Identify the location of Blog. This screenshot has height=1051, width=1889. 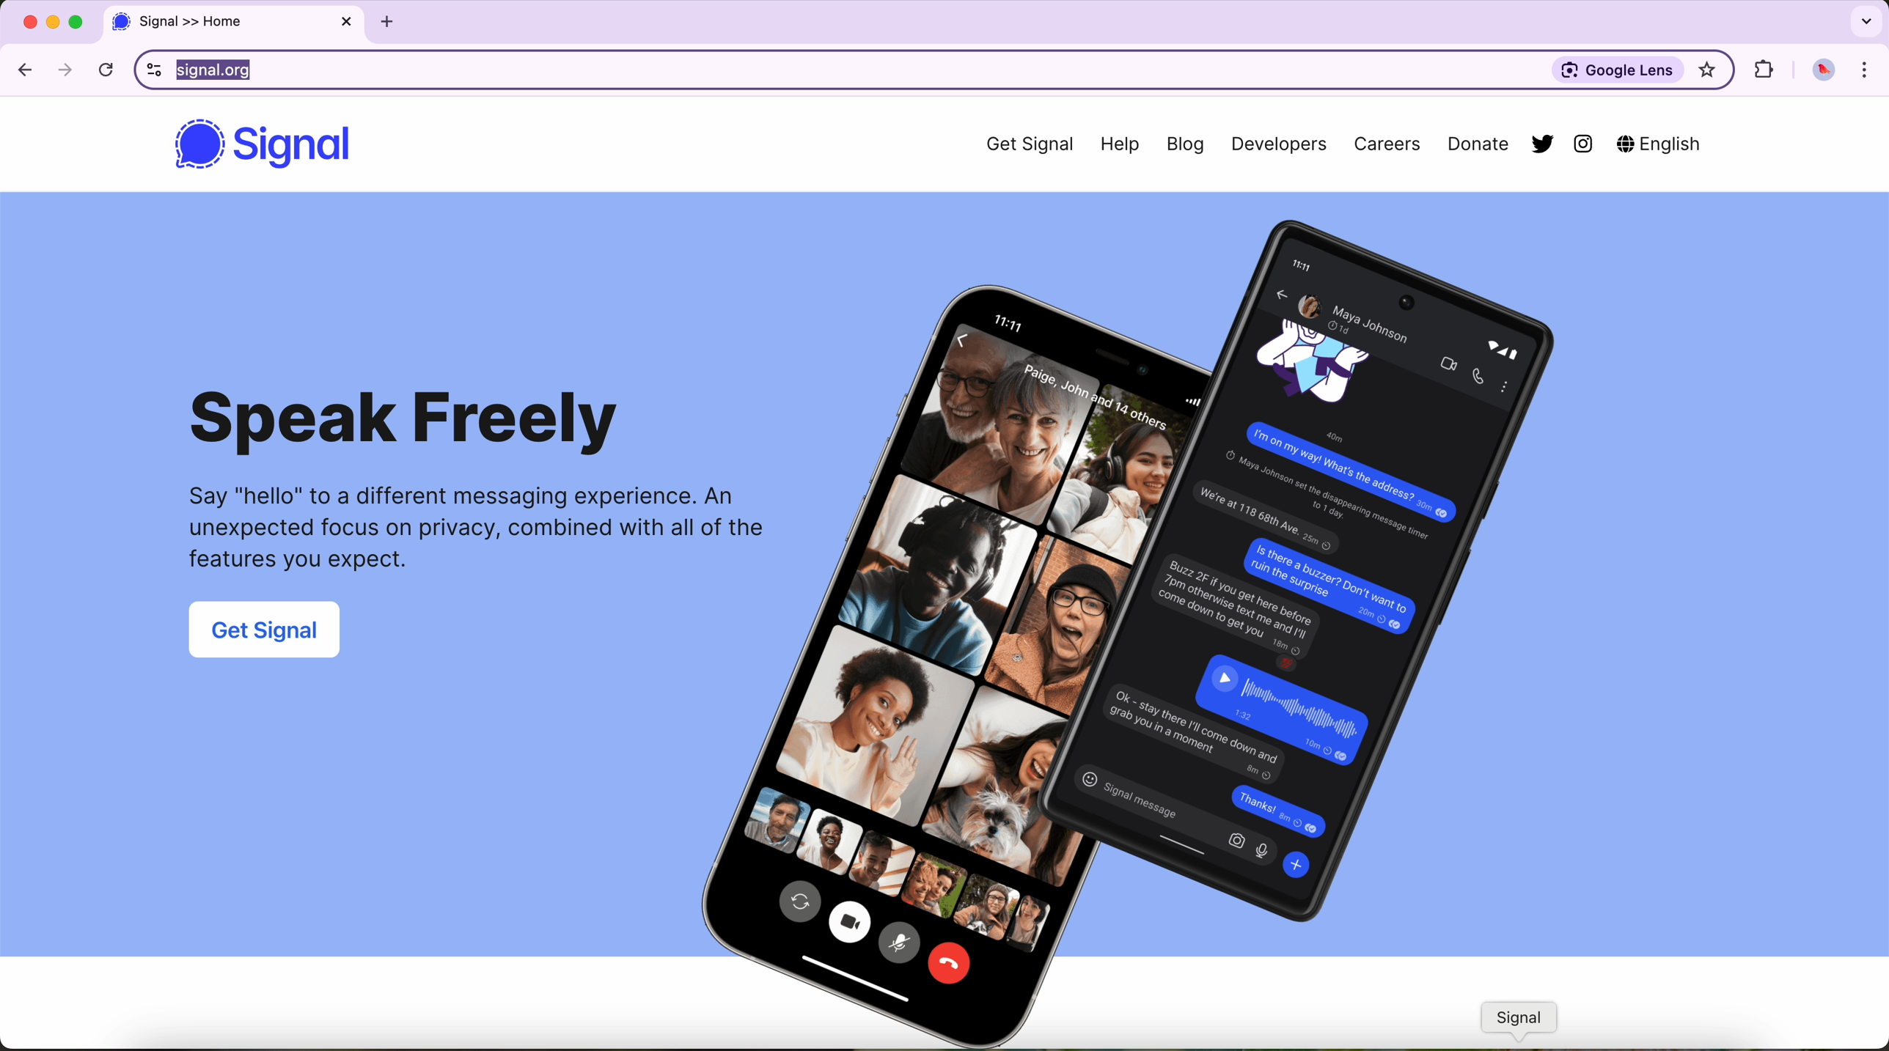
(1188, 147).